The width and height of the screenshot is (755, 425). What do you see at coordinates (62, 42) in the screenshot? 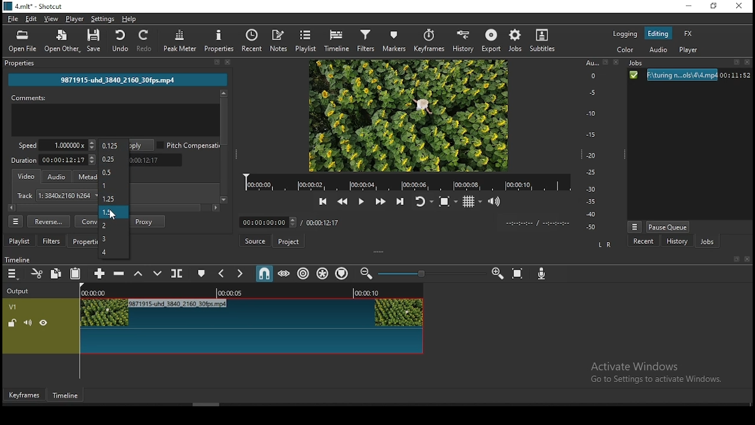
I see `open other` at bounding box center [62, 42].